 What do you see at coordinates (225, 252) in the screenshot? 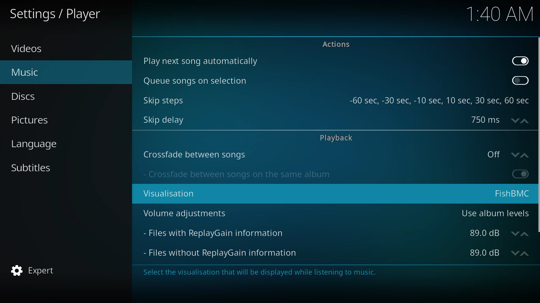
I see `files without replaygain` at bounding box center [225, 252].